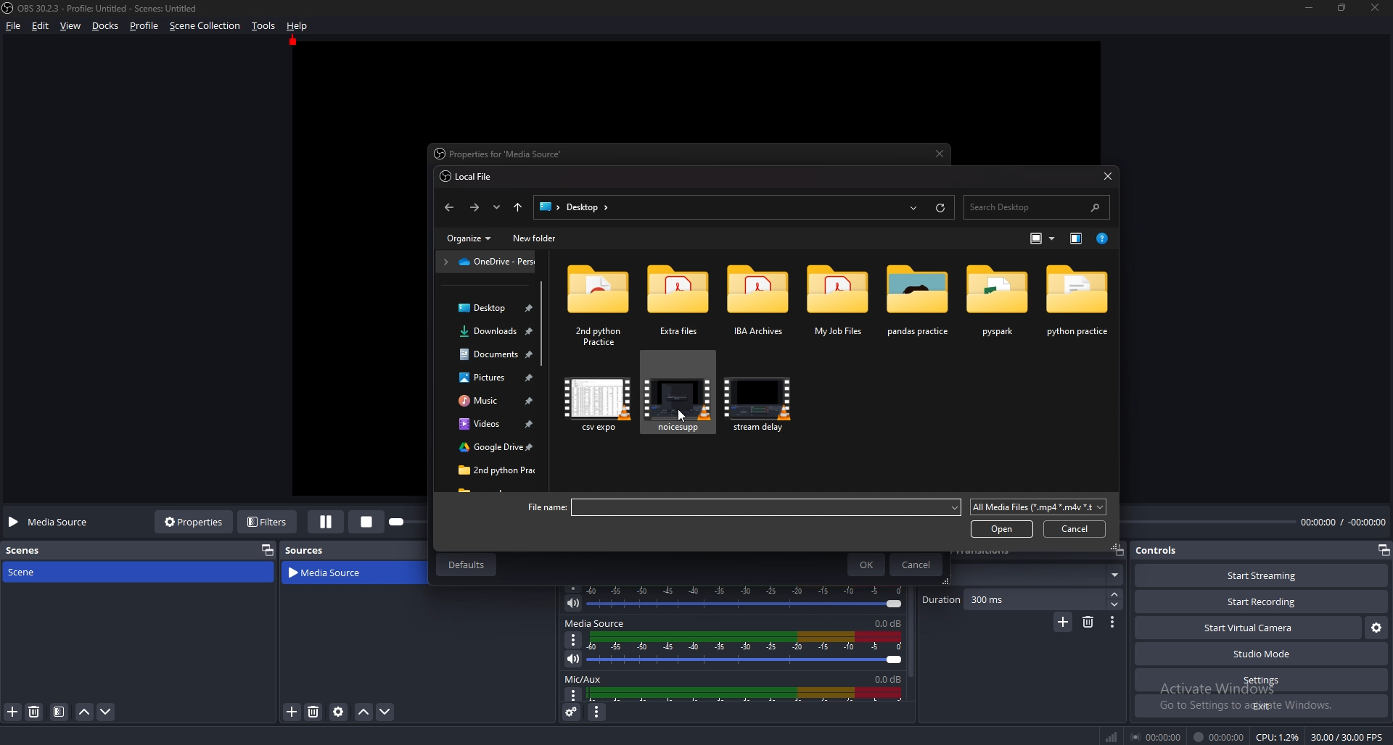 The height and width of the screenshot is (745, 1393). Describe the element at coordinates (32, 570) in the screenshot. I see ` Scene scene` at that location.